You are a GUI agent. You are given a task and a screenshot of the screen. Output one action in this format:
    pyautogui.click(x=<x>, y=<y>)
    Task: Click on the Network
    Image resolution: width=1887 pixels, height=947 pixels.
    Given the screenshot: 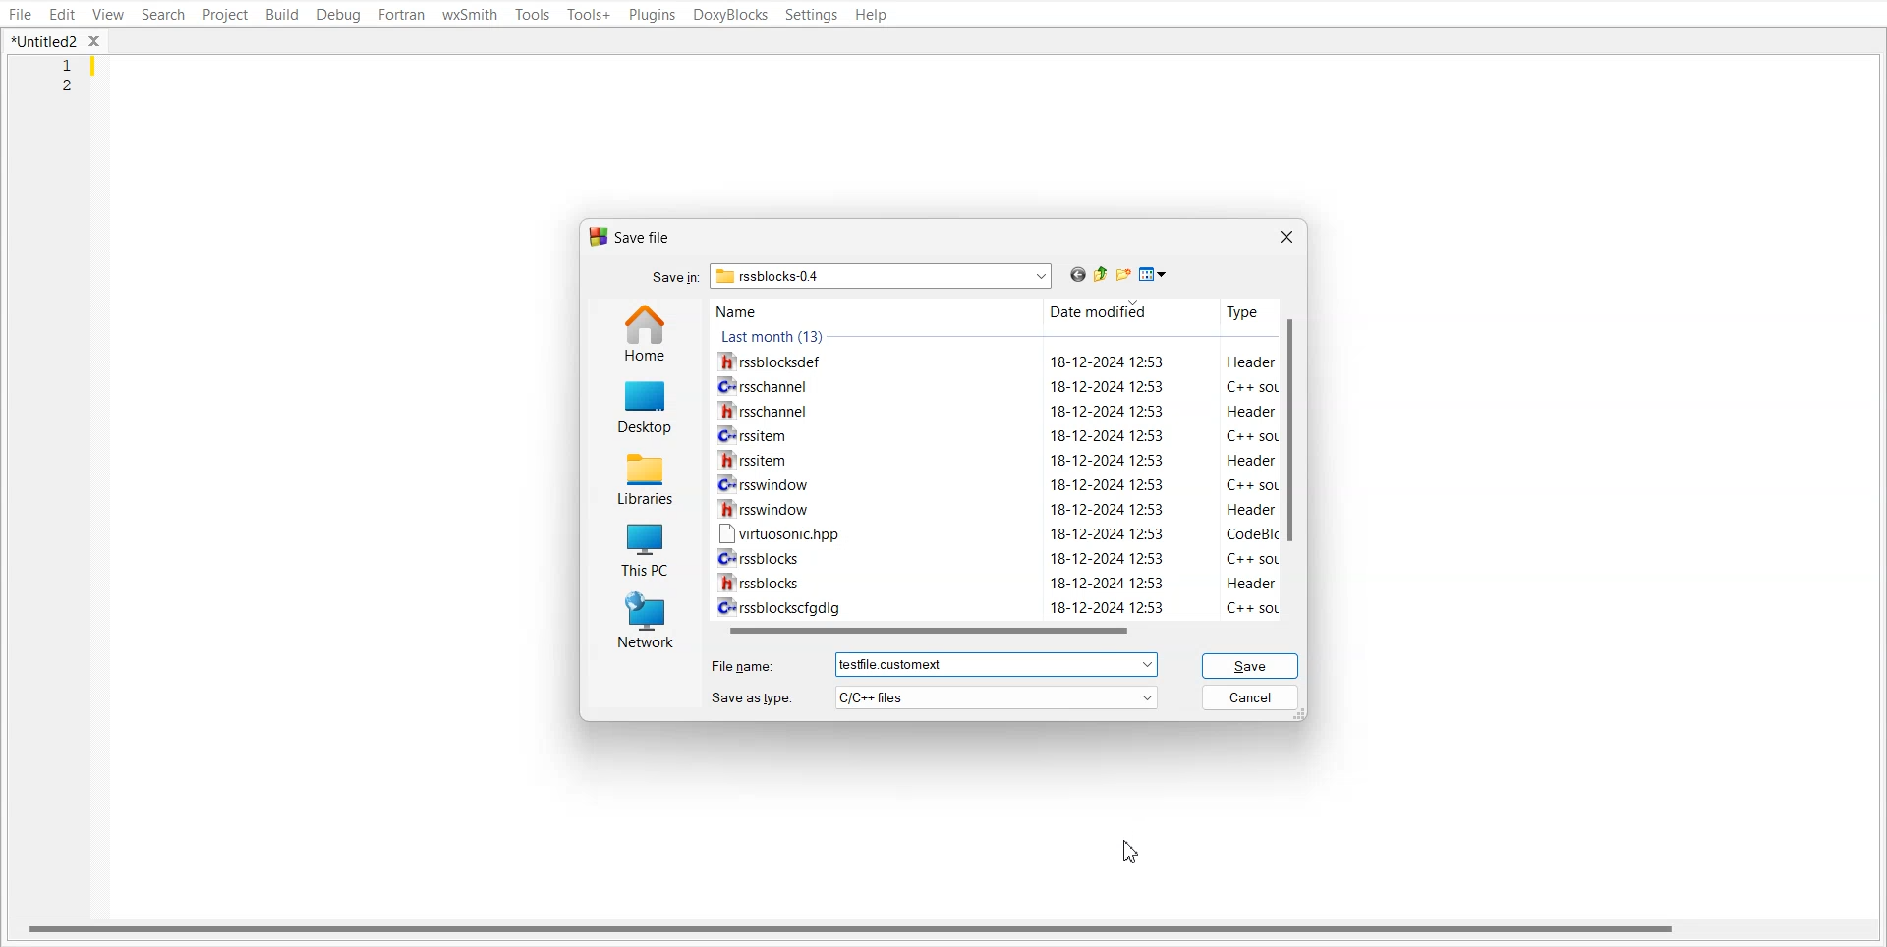 What is the action you would take?
    pyautogui.click(x=647, y=621)
    